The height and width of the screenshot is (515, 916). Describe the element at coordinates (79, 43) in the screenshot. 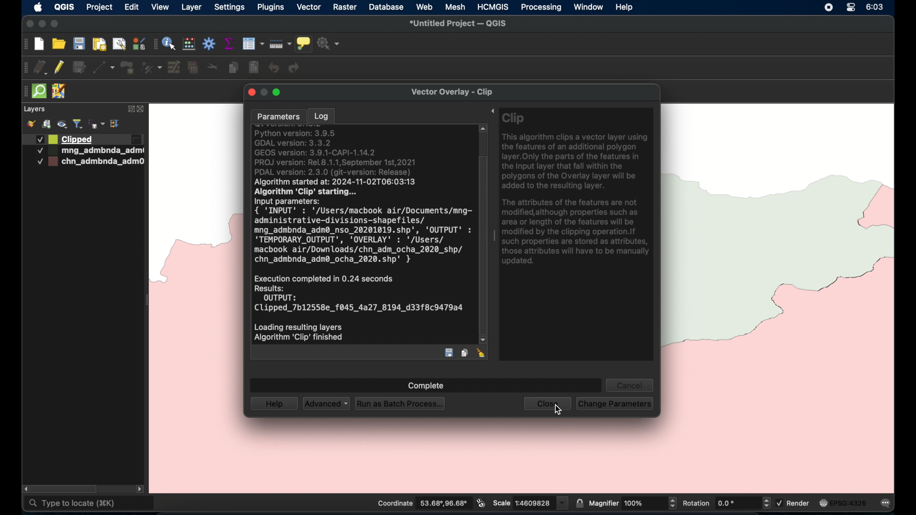

I see `save project` at that location.